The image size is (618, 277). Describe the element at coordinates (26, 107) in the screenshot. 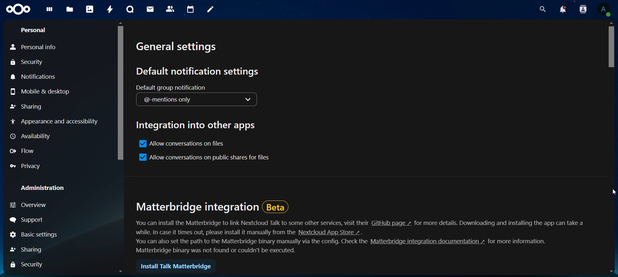

I see `sharing` at that location.